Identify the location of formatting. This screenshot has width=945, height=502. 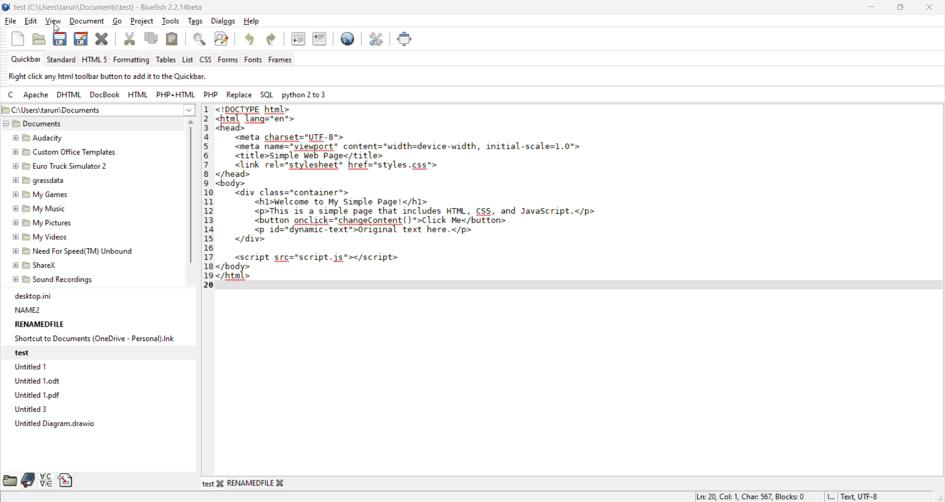
(133, 61).